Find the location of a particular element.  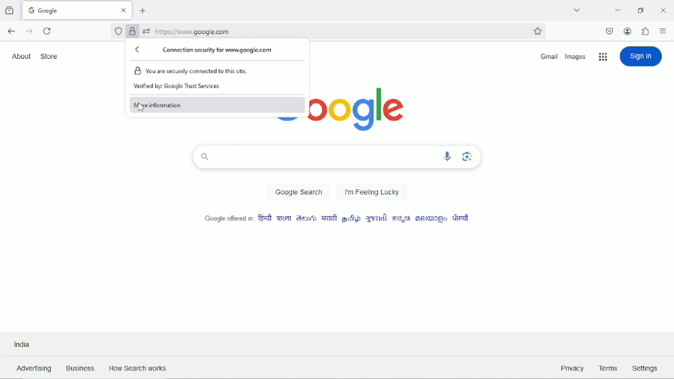

language is located at coordinates (284, 218).